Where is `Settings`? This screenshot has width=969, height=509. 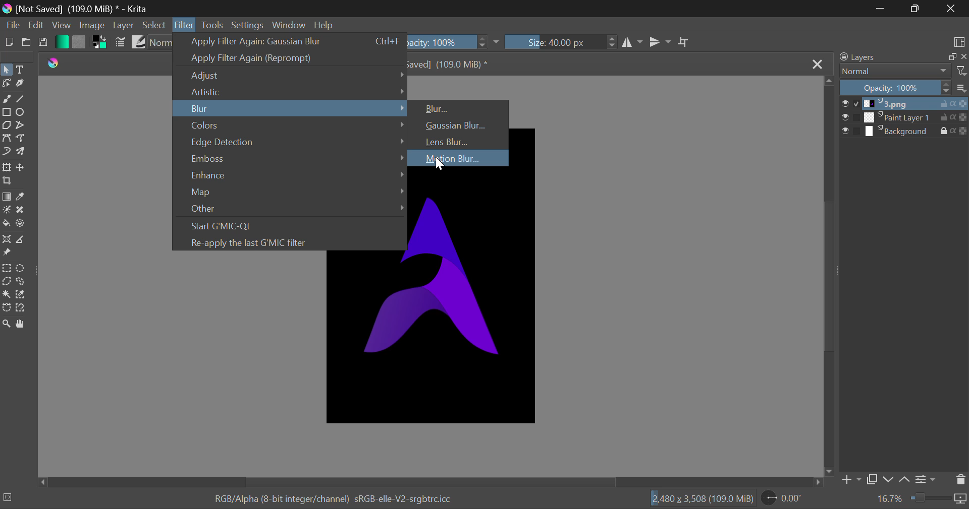
Settings is located at coordinates (246, 24).